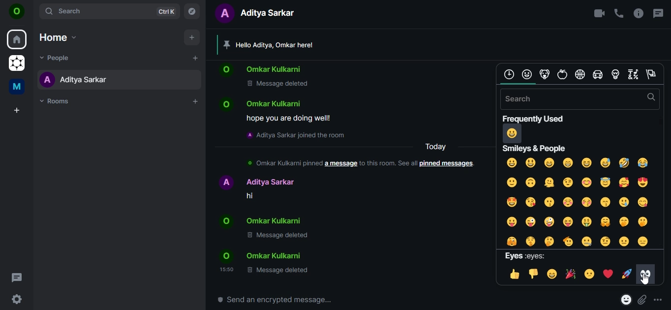  Describe the element at coordinates (534, 274) in the screenshot. I see `thumbs down` at that location.